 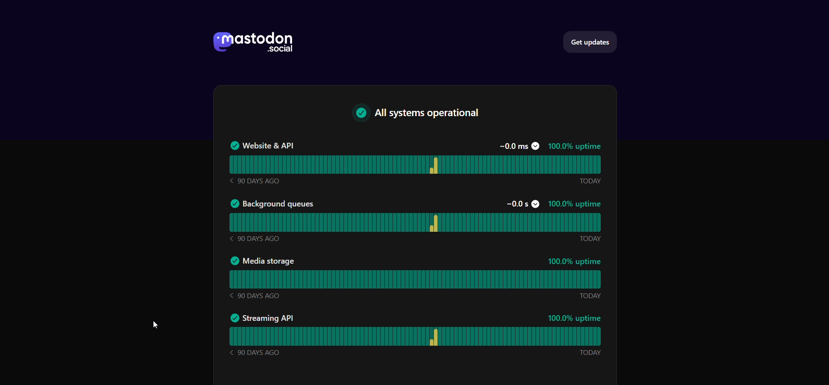 What do you see at coordinates (420, 336) in the screenshot?
I see `streaming API status` at bounding box center [420, 336].